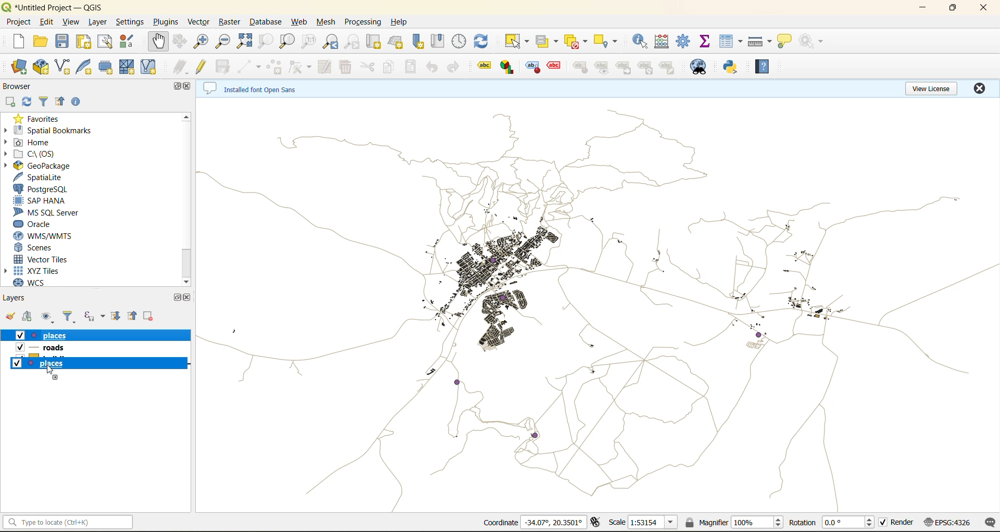  Describe the element at coordinates (180, 298) in the screenshot. I see `maximize` at that location.